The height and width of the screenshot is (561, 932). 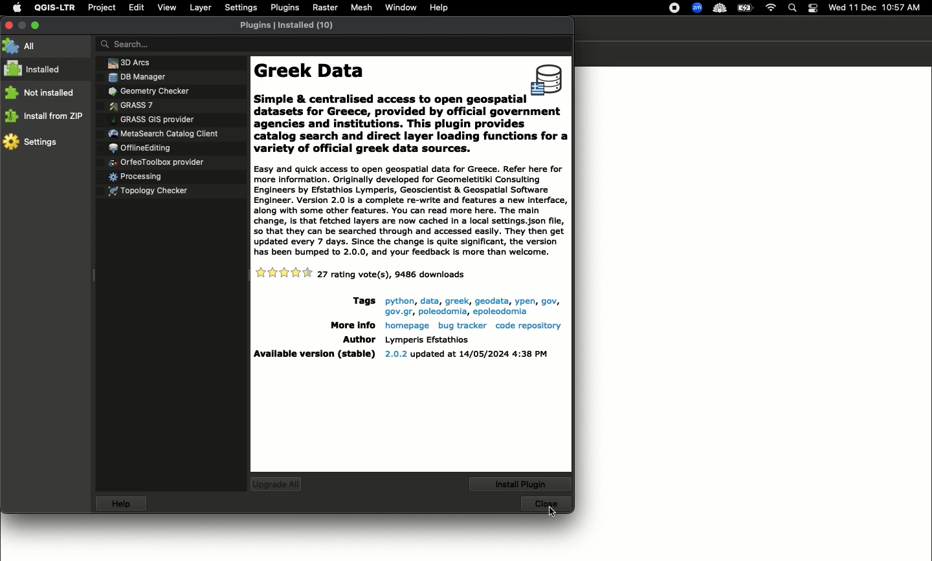 I want to click on Settings, so click(x=32, y=143).